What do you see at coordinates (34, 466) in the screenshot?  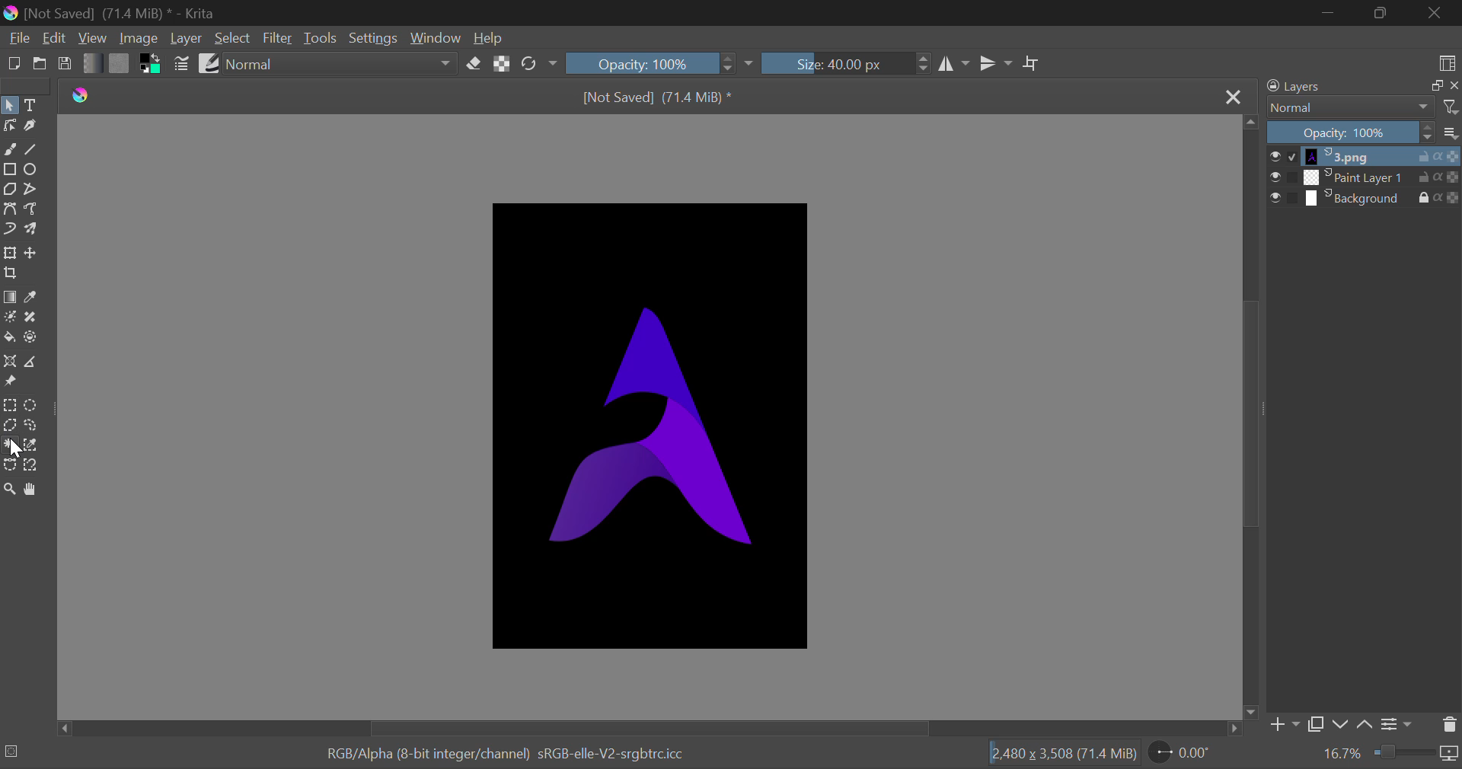 I see `Magnetic Curve Selection` at bounding box center [34, 466].